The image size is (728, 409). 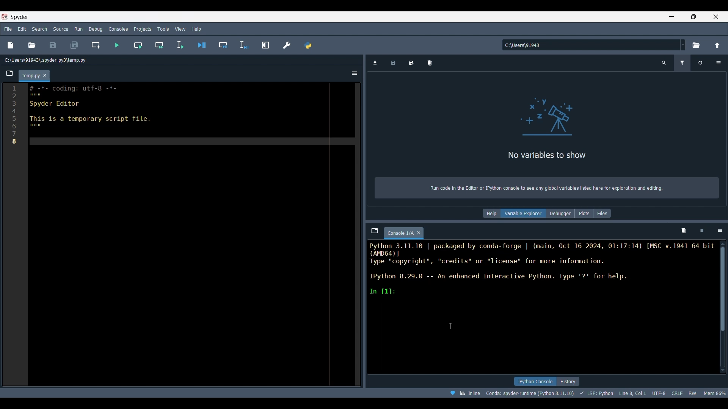 What do you see at coordinates (196, 29) in the screenshot?
I see `Help menu` at bounding box center [196, 29].